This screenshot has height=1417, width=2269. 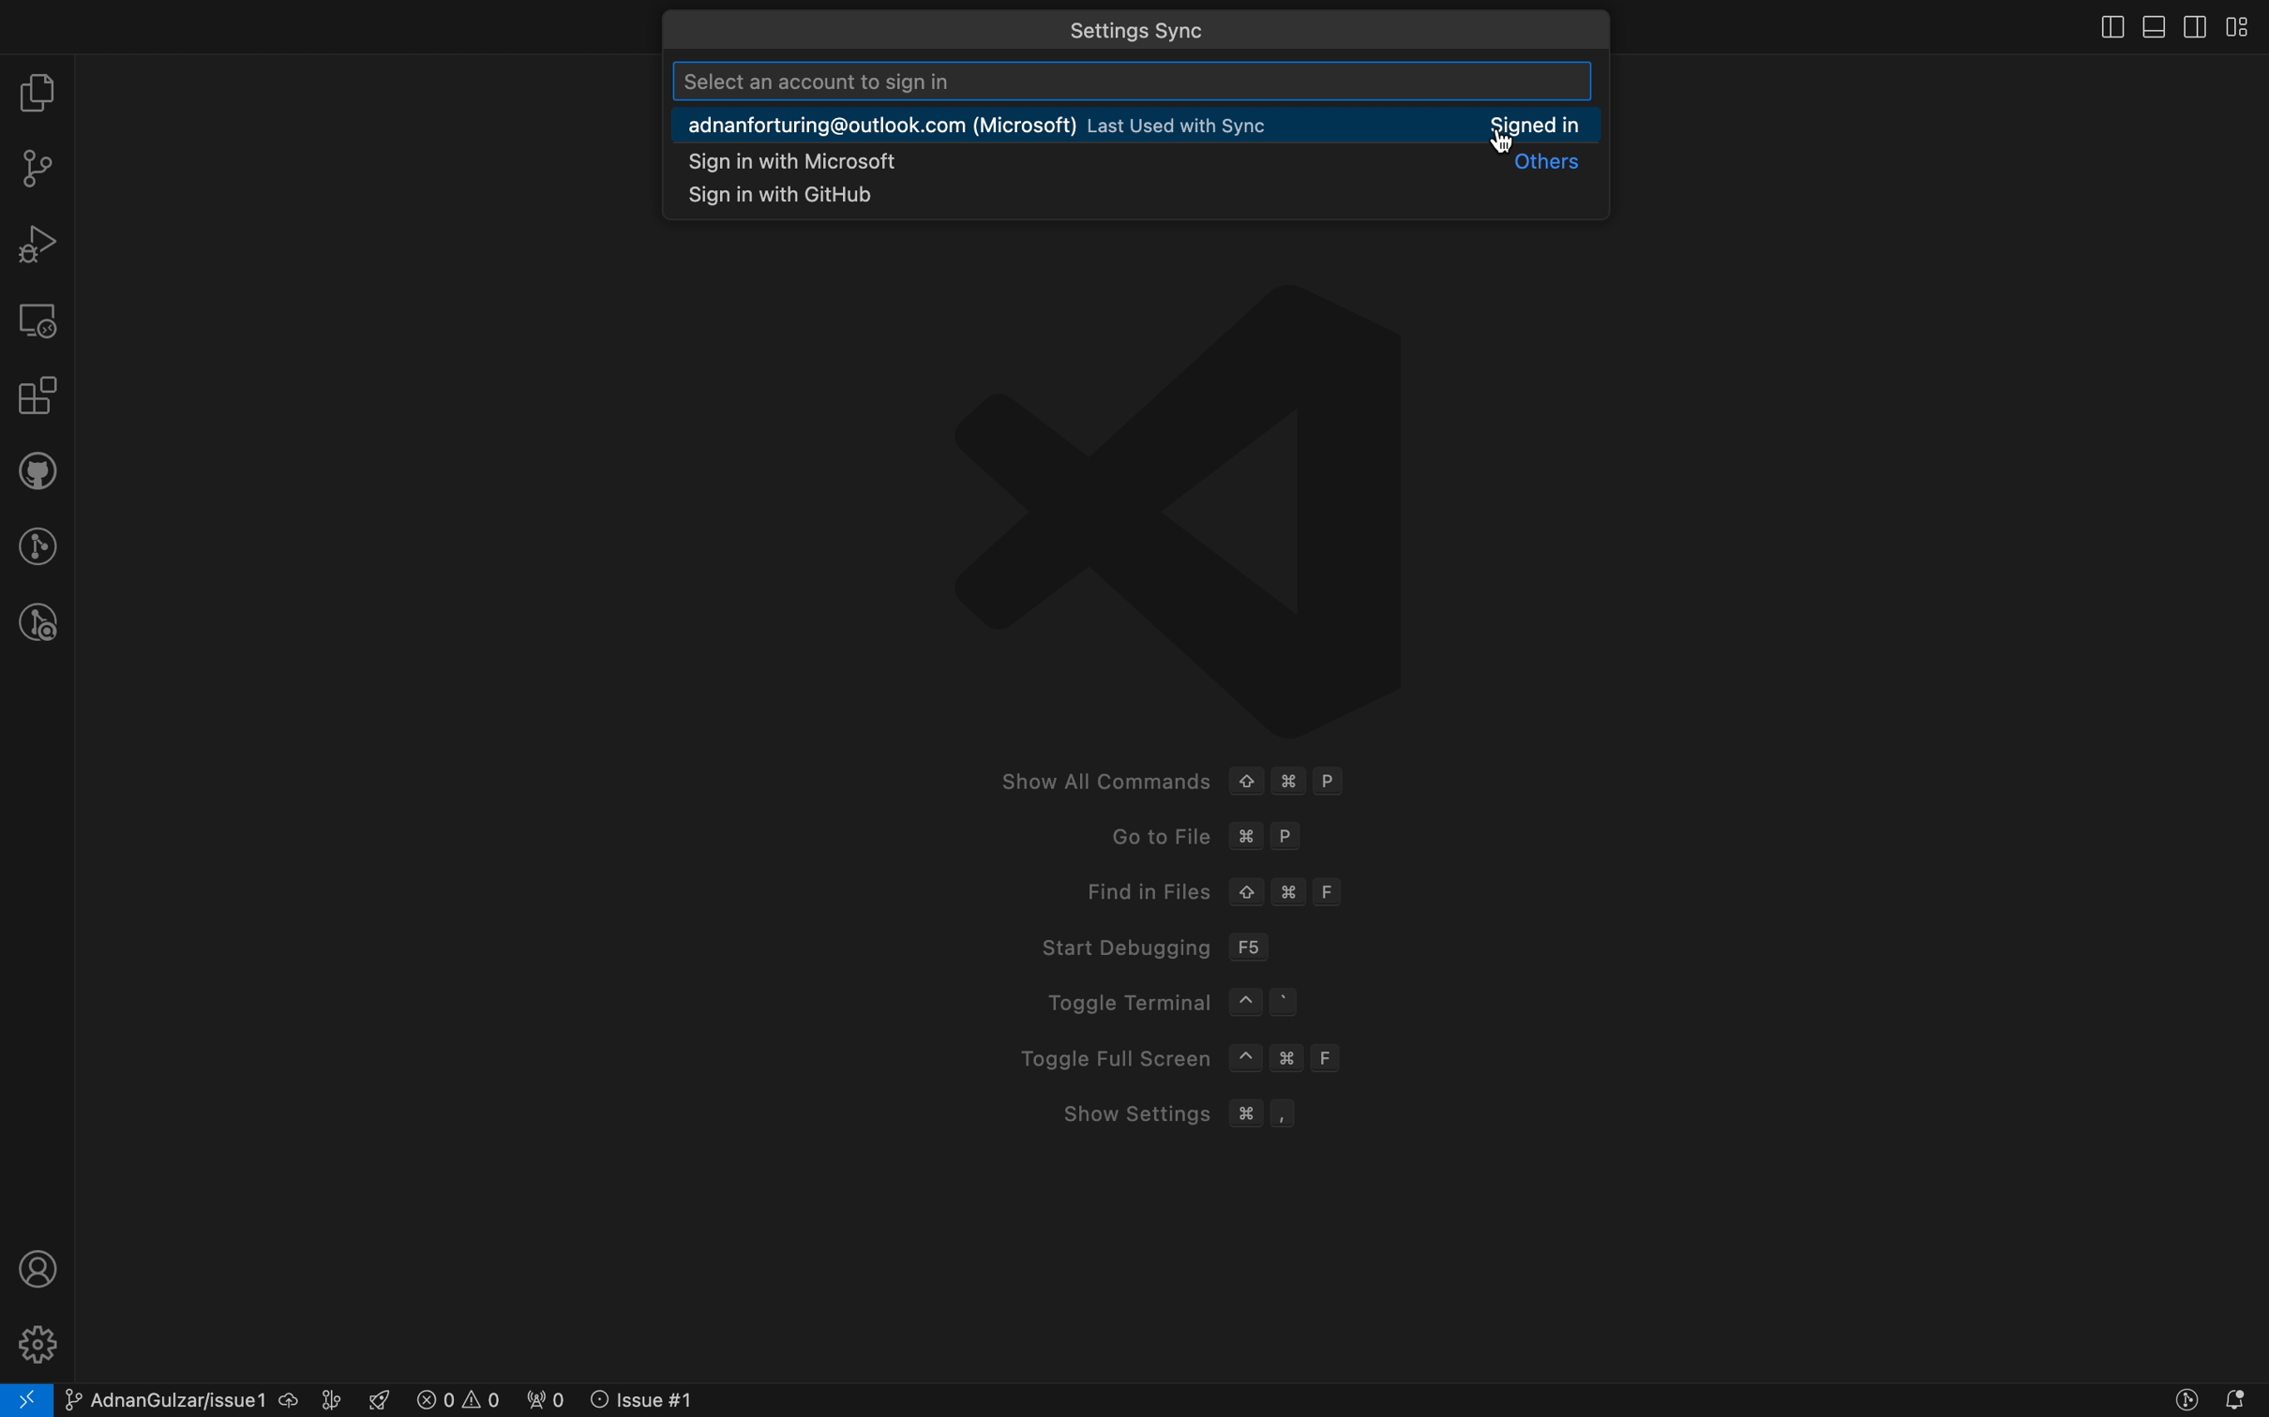 I want to click on layouts, so click(x=2246, y=27).